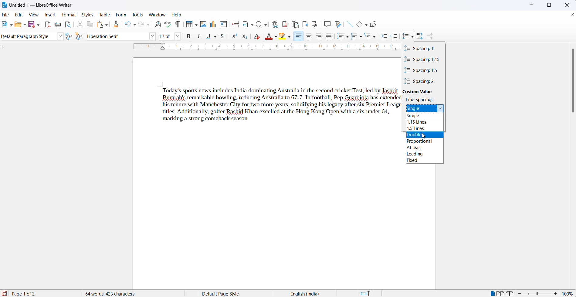  I want to click on zoom slider, so click(537, 294).